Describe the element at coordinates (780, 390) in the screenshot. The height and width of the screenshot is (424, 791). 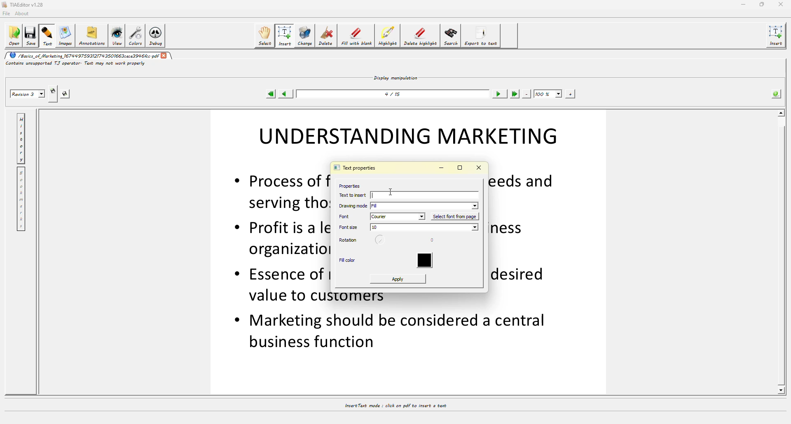
I see `scroll down` at that location.